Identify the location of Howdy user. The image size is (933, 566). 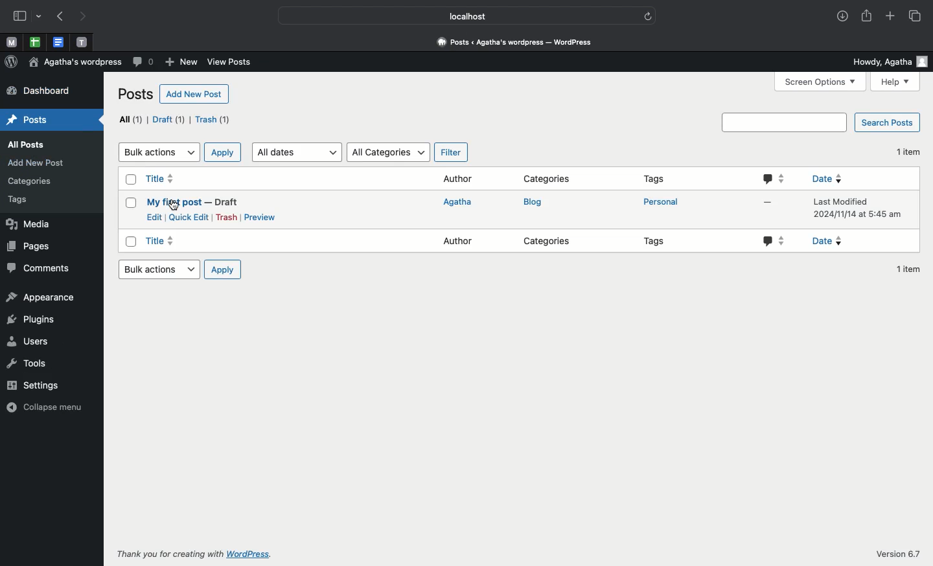
(891, 62).